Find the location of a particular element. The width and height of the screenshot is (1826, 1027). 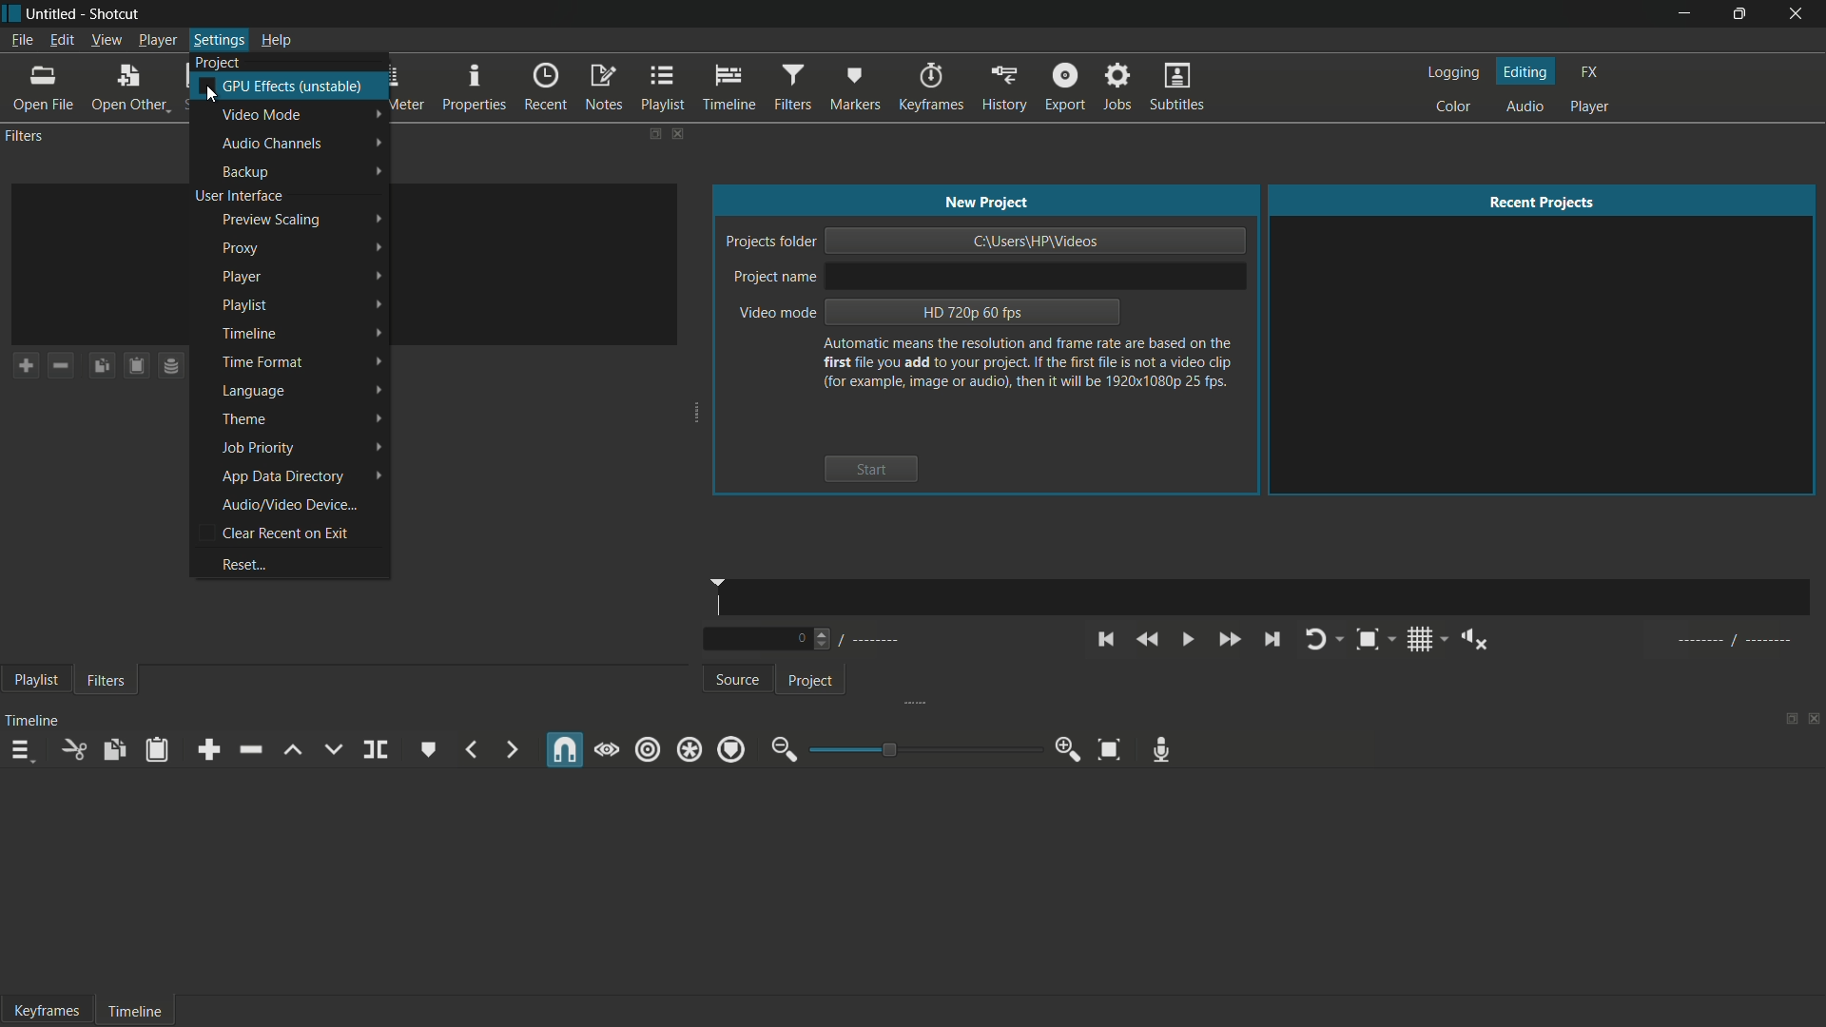

text is located at coordinates (1029, 363).